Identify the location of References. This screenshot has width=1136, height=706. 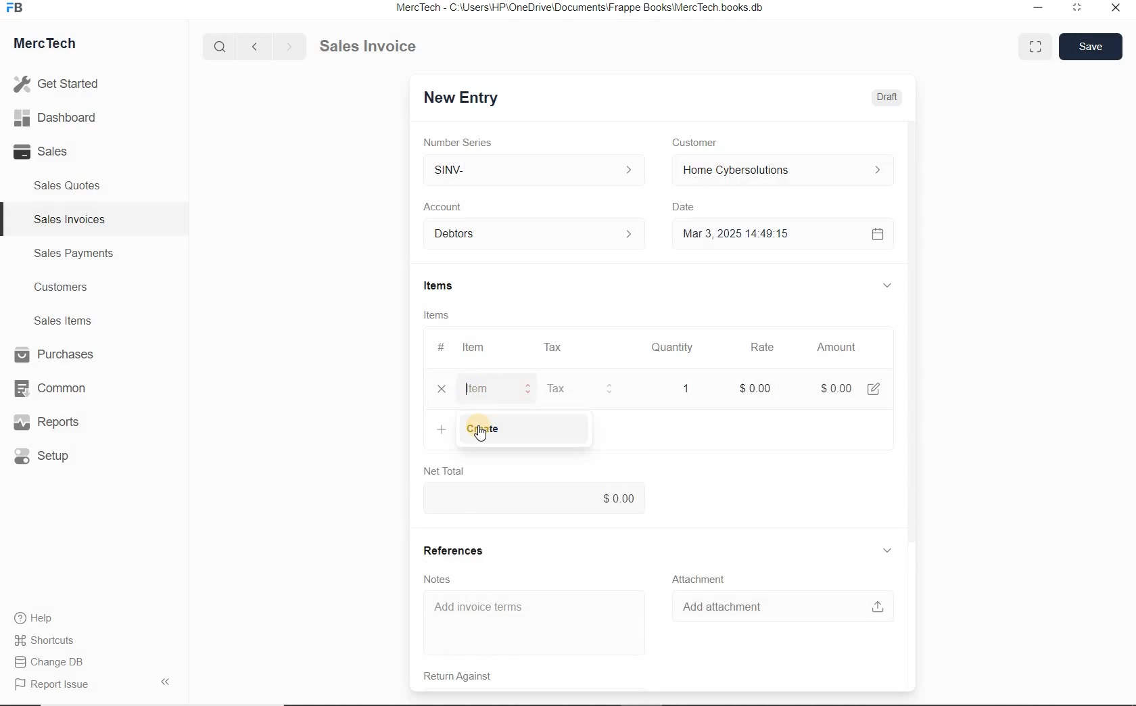
(452, 550).